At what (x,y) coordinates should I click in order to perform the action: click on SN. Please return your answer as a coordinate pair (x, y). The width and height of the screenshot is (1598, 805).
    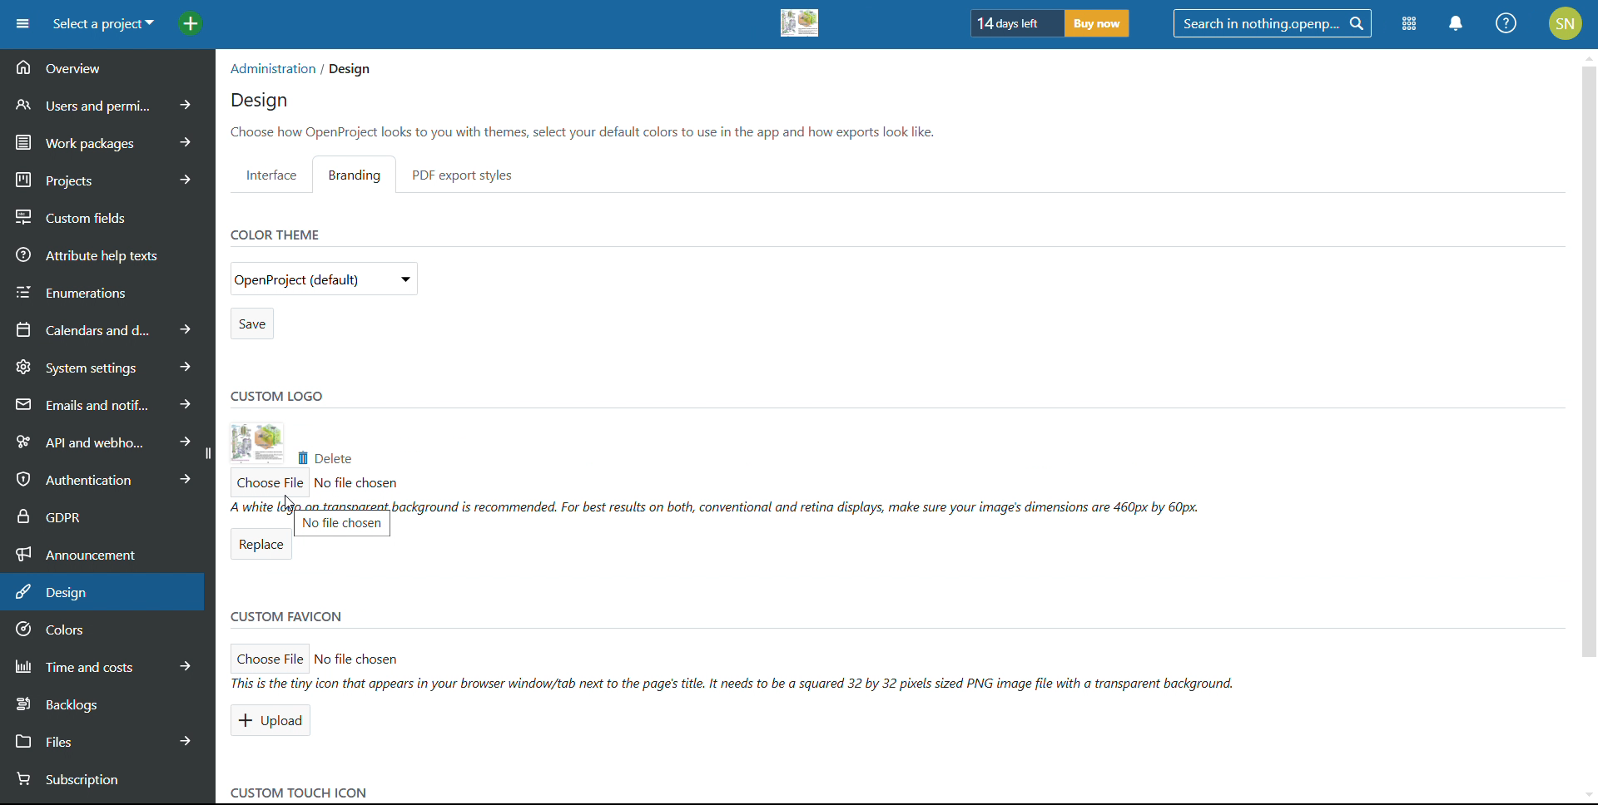
    Looking at the image, I should click on (1568, 22).